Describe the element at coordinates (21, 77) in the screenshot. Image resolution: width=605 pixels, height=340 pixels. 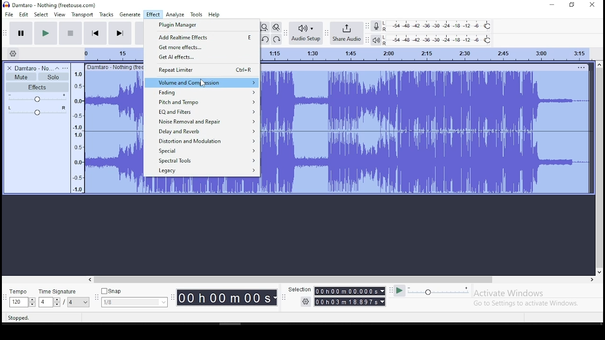
I see `mute` at that location.